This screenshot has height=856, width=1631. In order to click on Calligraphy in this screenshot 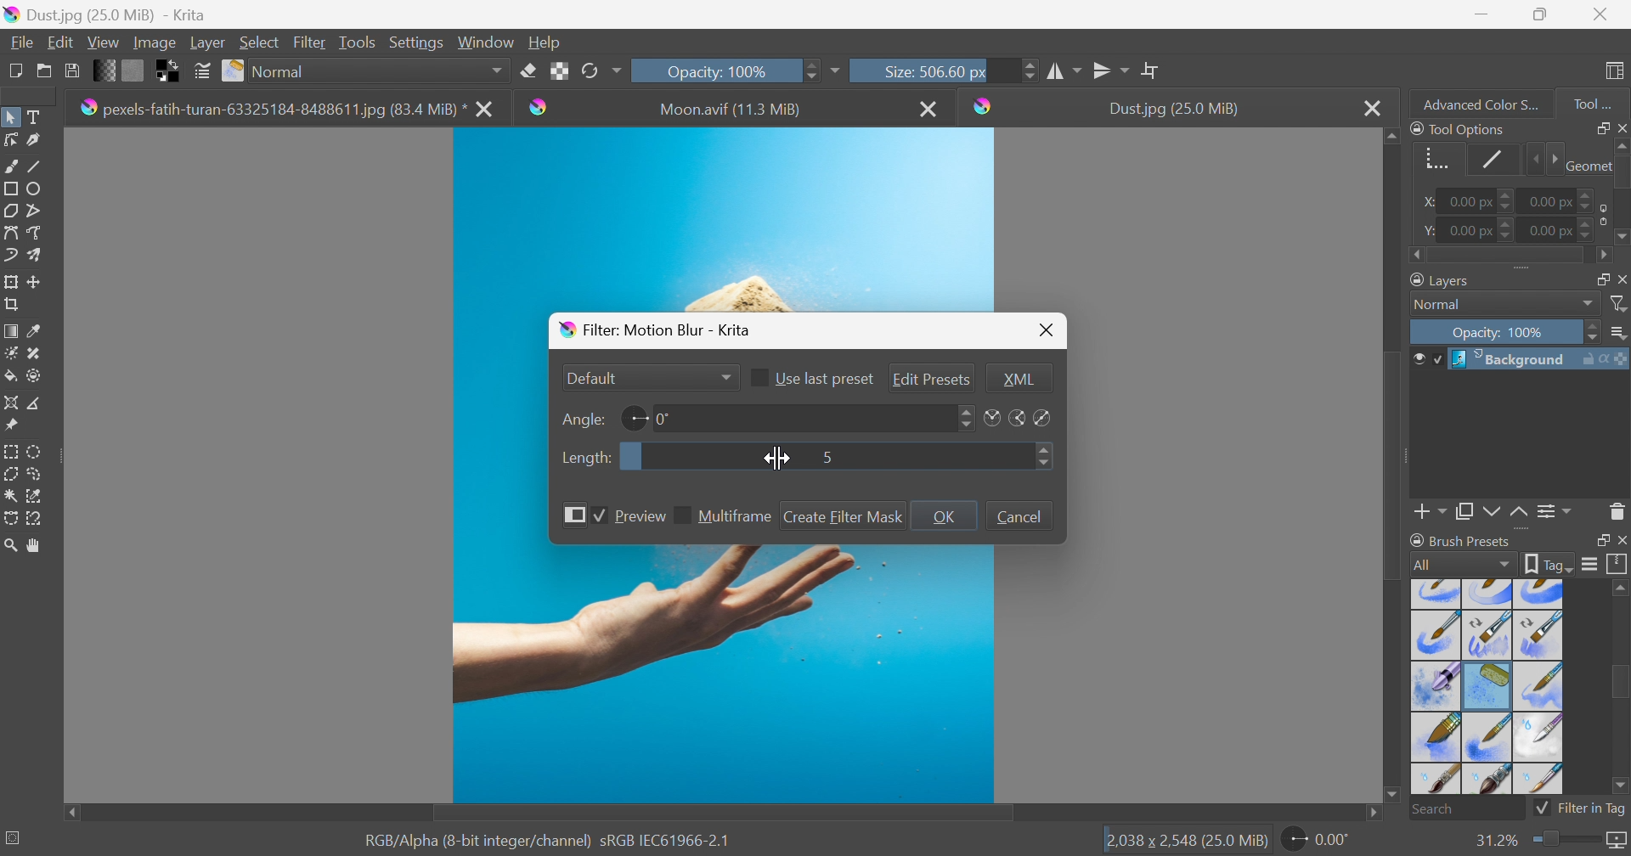, I will do `click(39, 141)`.